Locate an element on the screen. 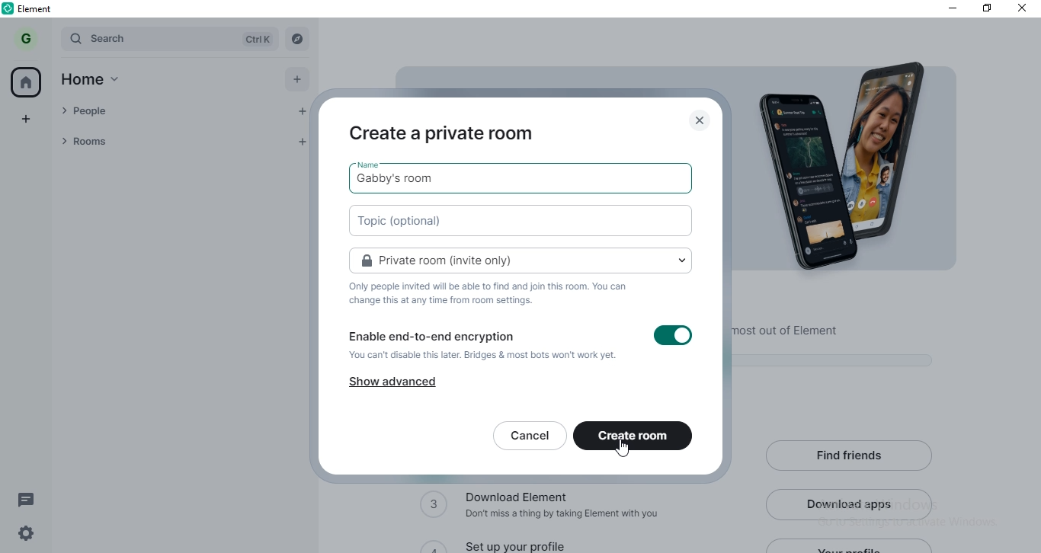 Image resolution: width=1041 pixels, height=553 pixels. find friends is located at coordinates (852, 454).